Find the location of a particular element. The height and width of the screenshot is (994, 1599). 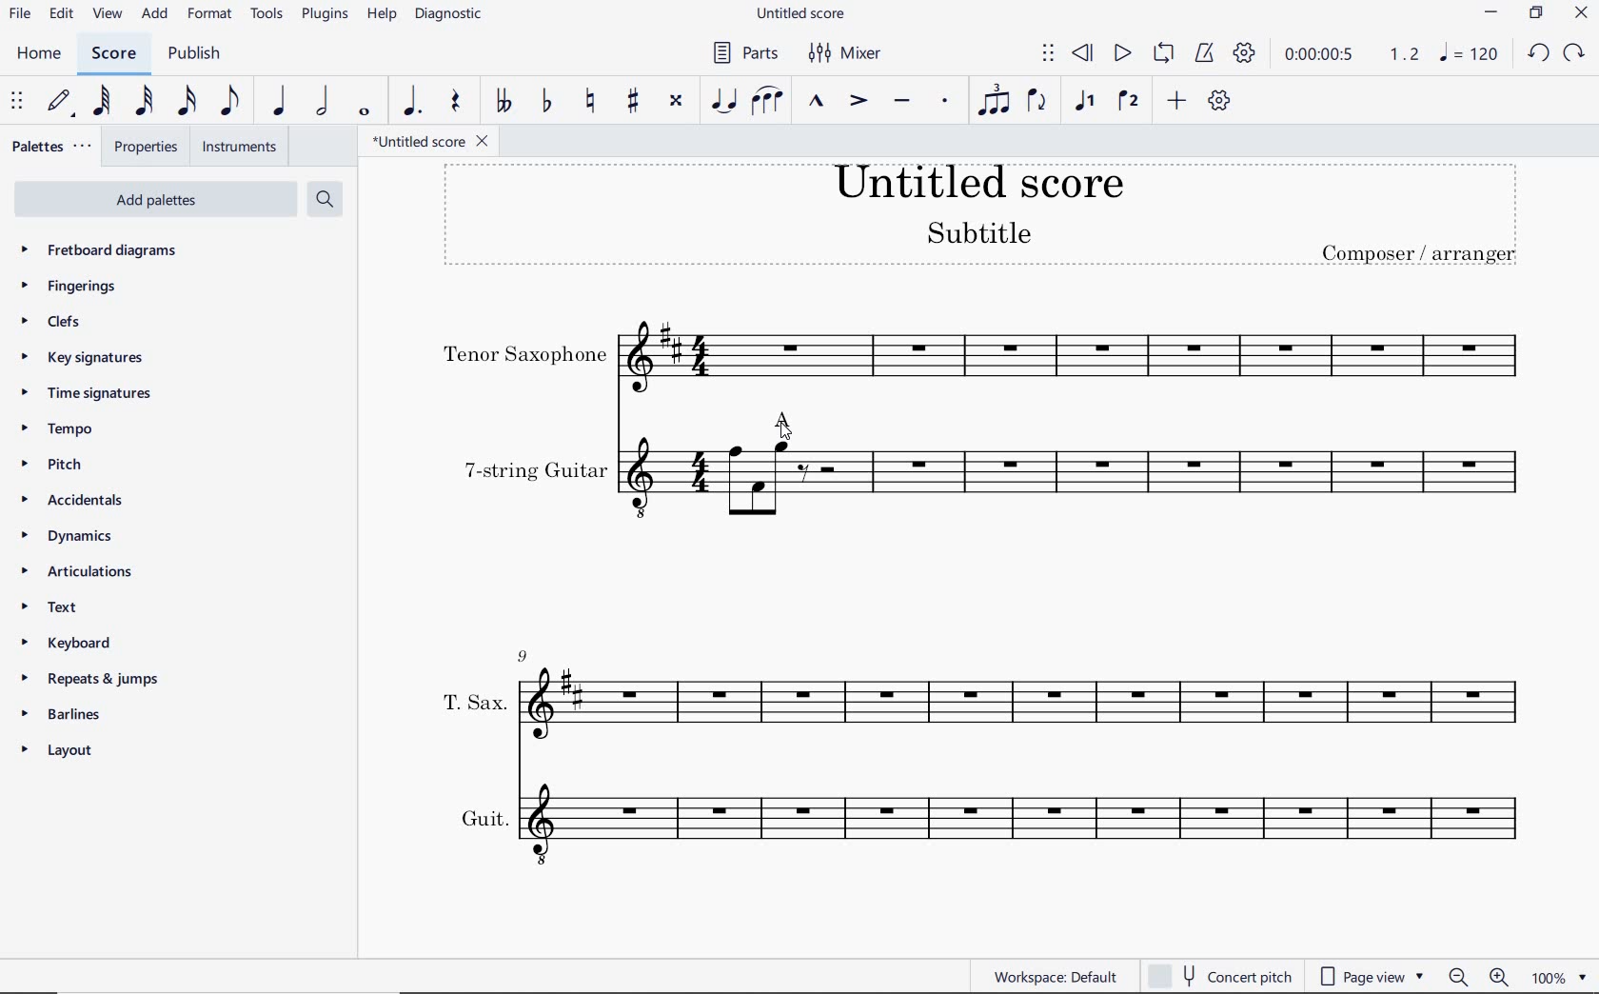

HELP is located at coordinates (381, 16).